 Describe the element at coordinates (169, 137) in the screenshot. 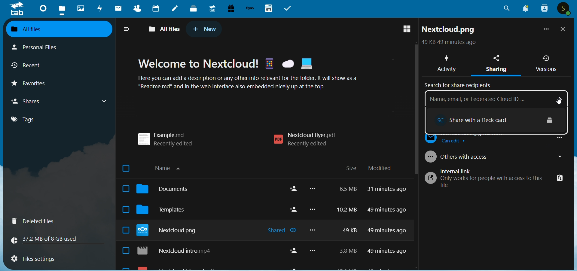

I see `example` at that location.